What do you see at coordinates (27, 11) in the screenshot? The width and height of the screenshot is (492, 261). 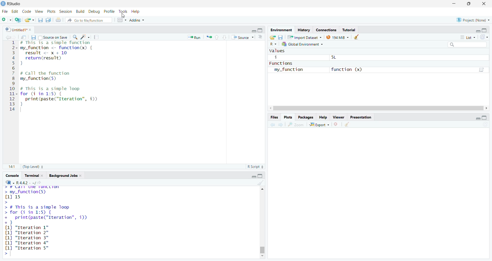 I see `code` at bounding box center [27, 11].